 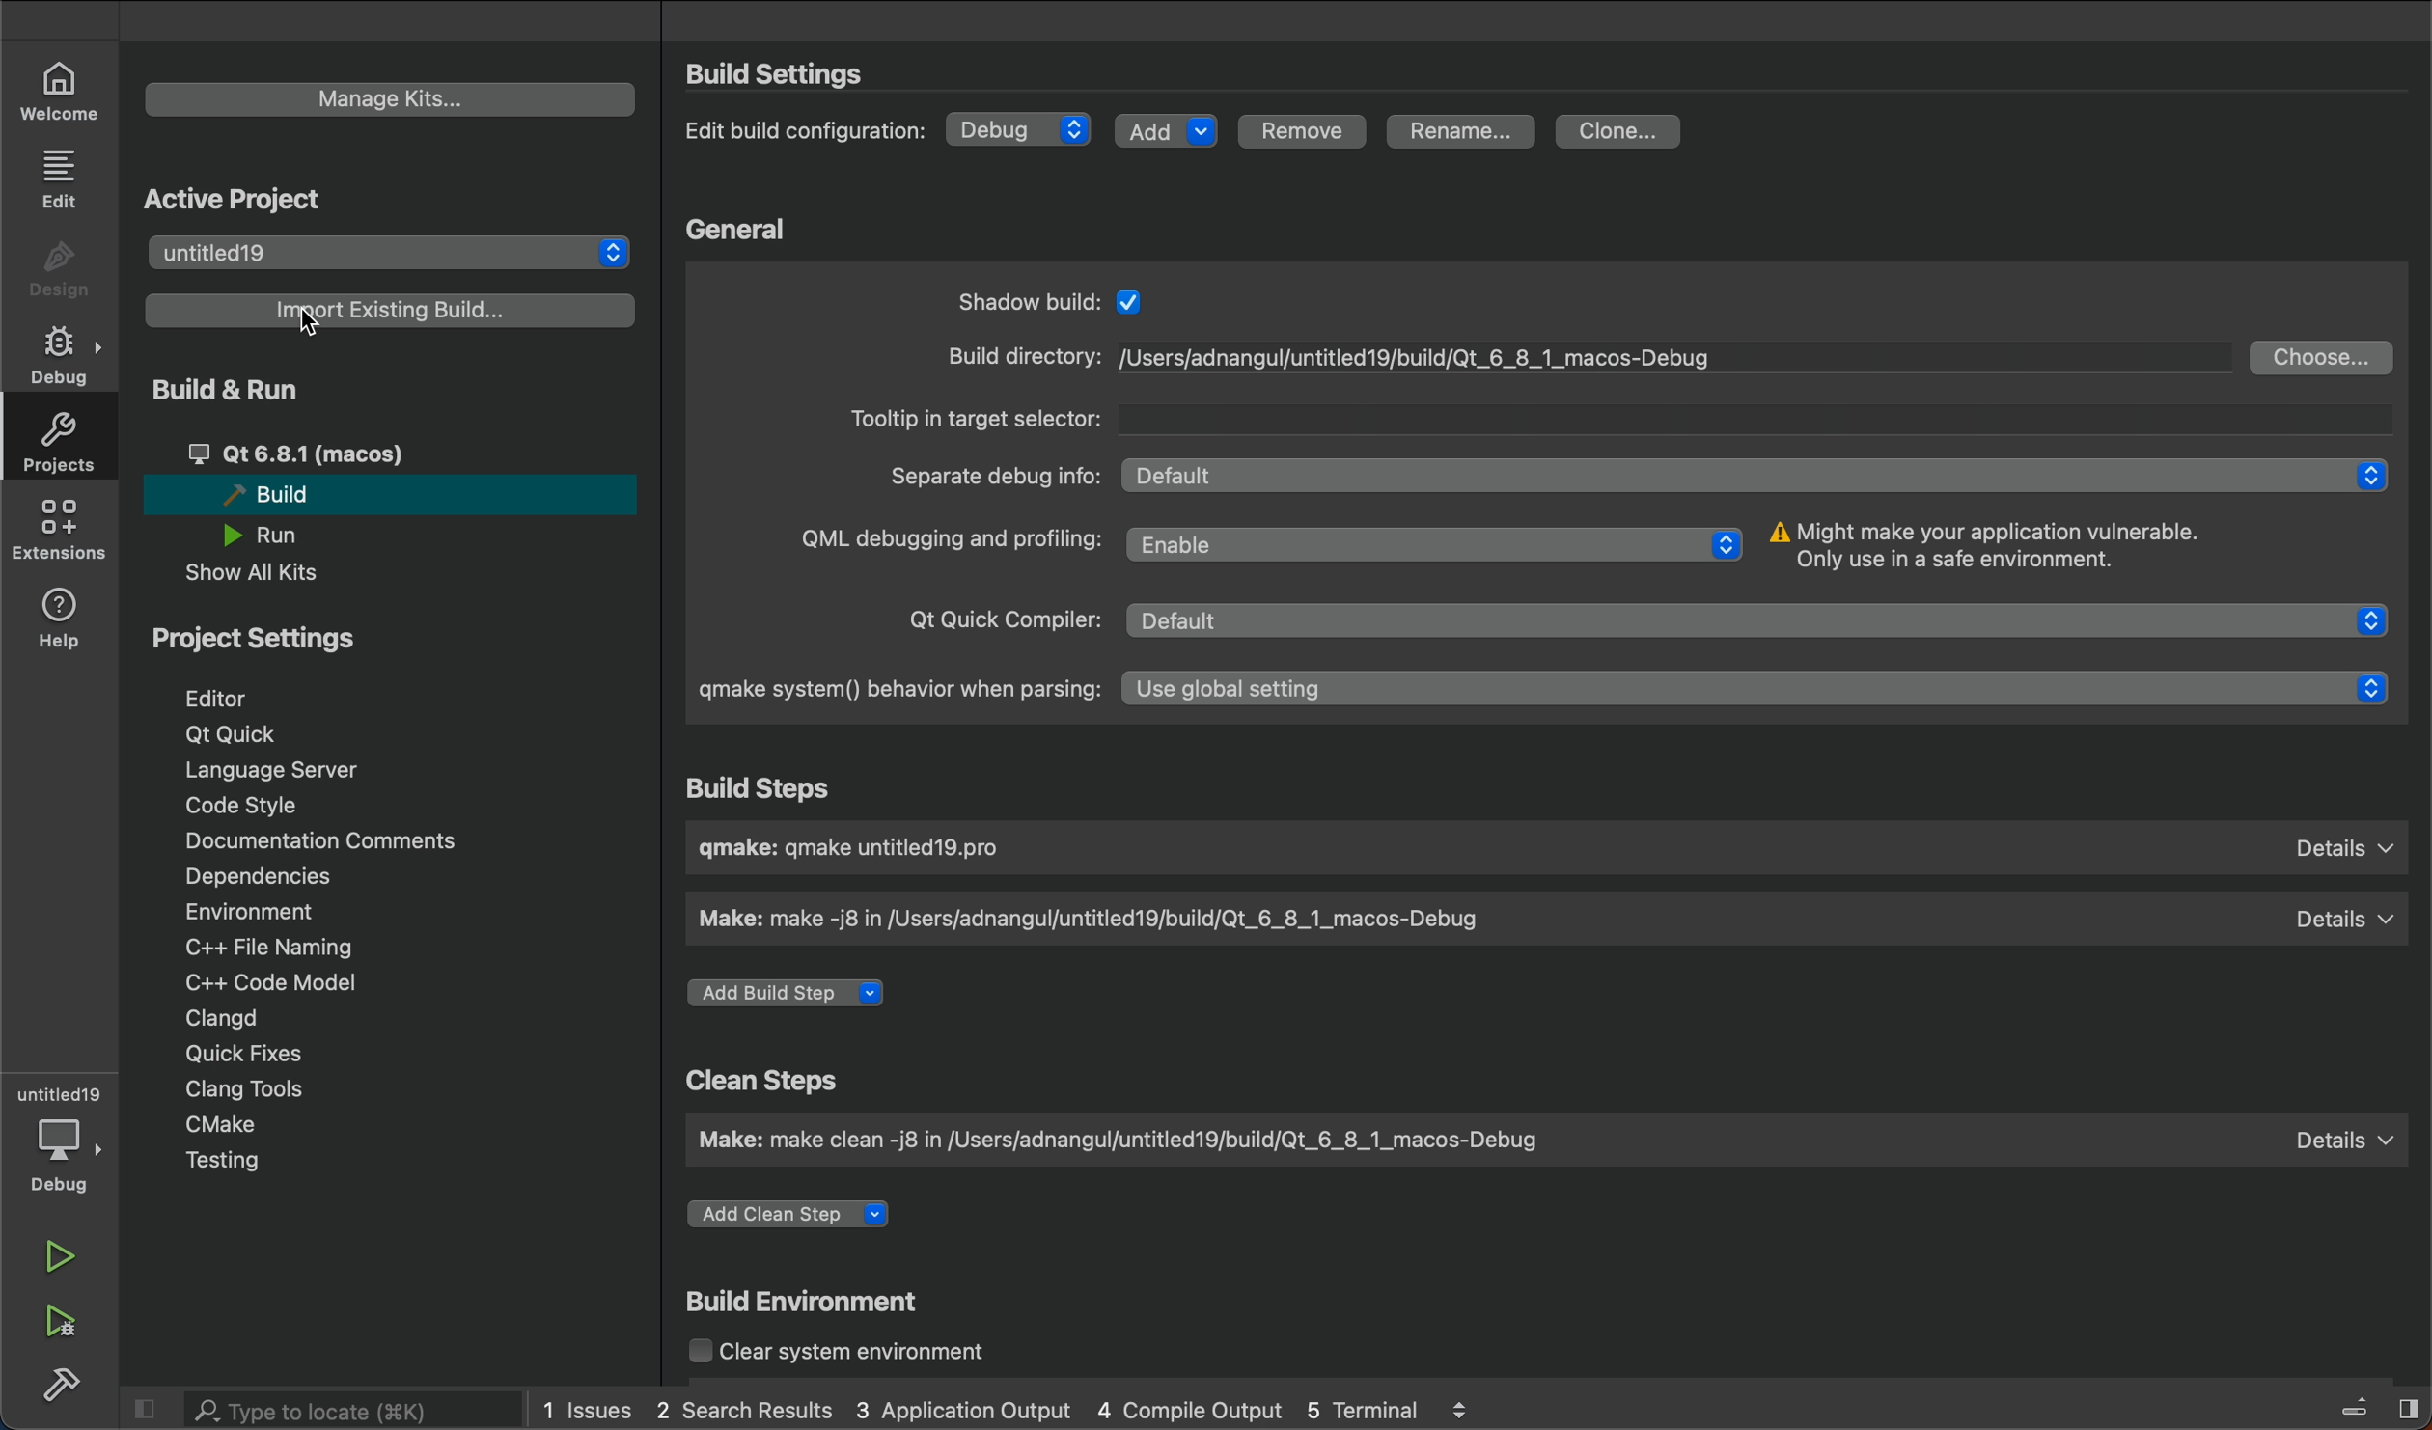 What do you see at coordinates (265, 947) in the screenshot?
I see `c++ file naming` at bounding box center [265, 947].